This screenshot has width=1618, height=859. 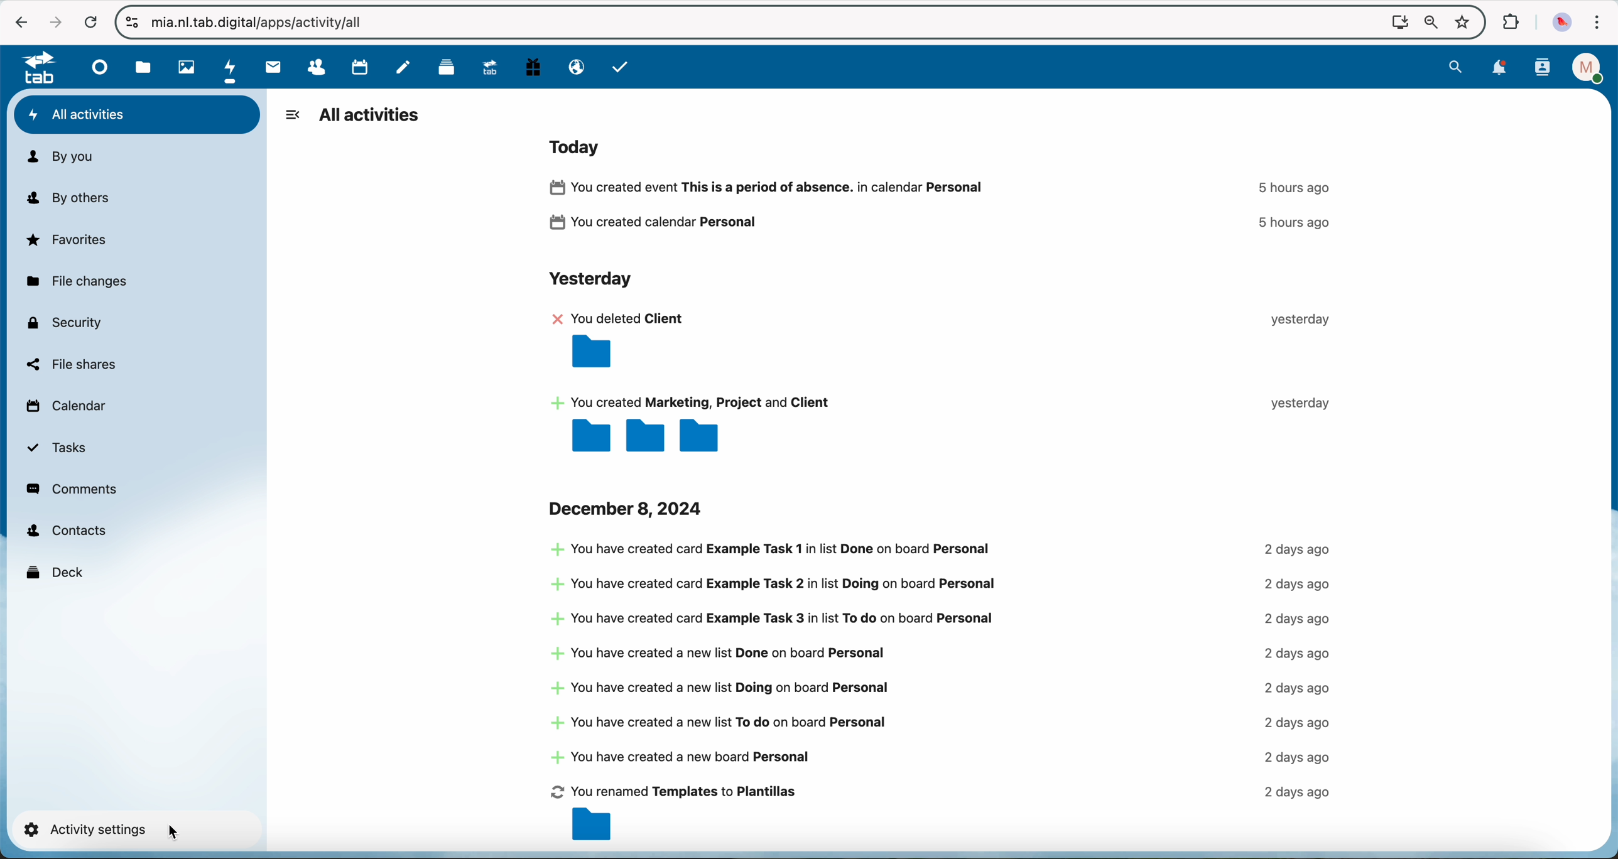 What do you see at coordinates (143, 67) in the screenshot?
I see `files` at bounding box center [143, 67].